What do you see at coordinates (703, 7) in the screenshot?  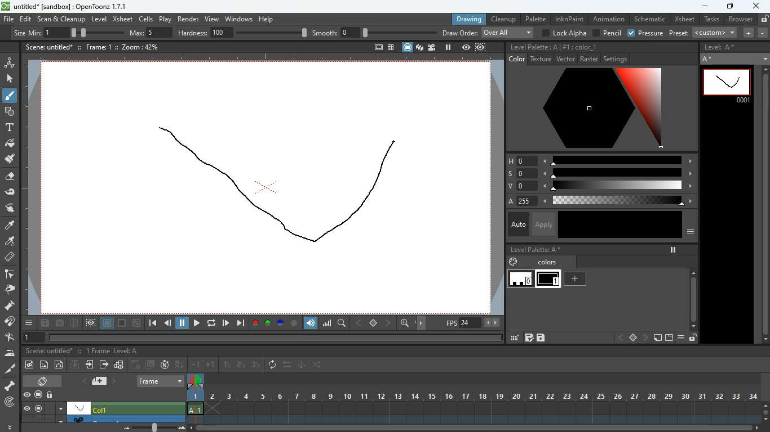 I see `minimize` at bounding box center [703, 7].